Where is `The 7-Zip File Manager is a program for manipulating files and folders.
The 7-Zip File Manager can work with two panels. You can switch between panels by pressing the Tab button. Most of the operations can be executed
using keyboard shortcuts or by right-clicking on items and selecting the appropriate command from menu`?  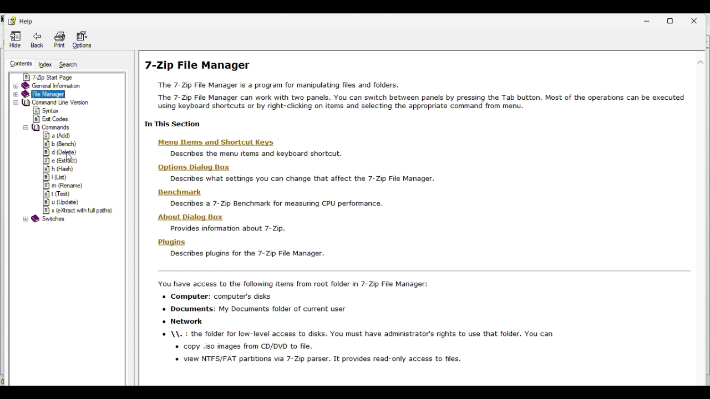
The 7-Zip File Manager is a program for manipulating files and folders.
The 7-Zip File Manager can work with two panels. You can switch between panels by pressing the Tab button. Most of the operations can be executed
using keyboard shortcuts or by right-clicking on items and selecting the appropriate command from menu is located at coordinates (418, 97).